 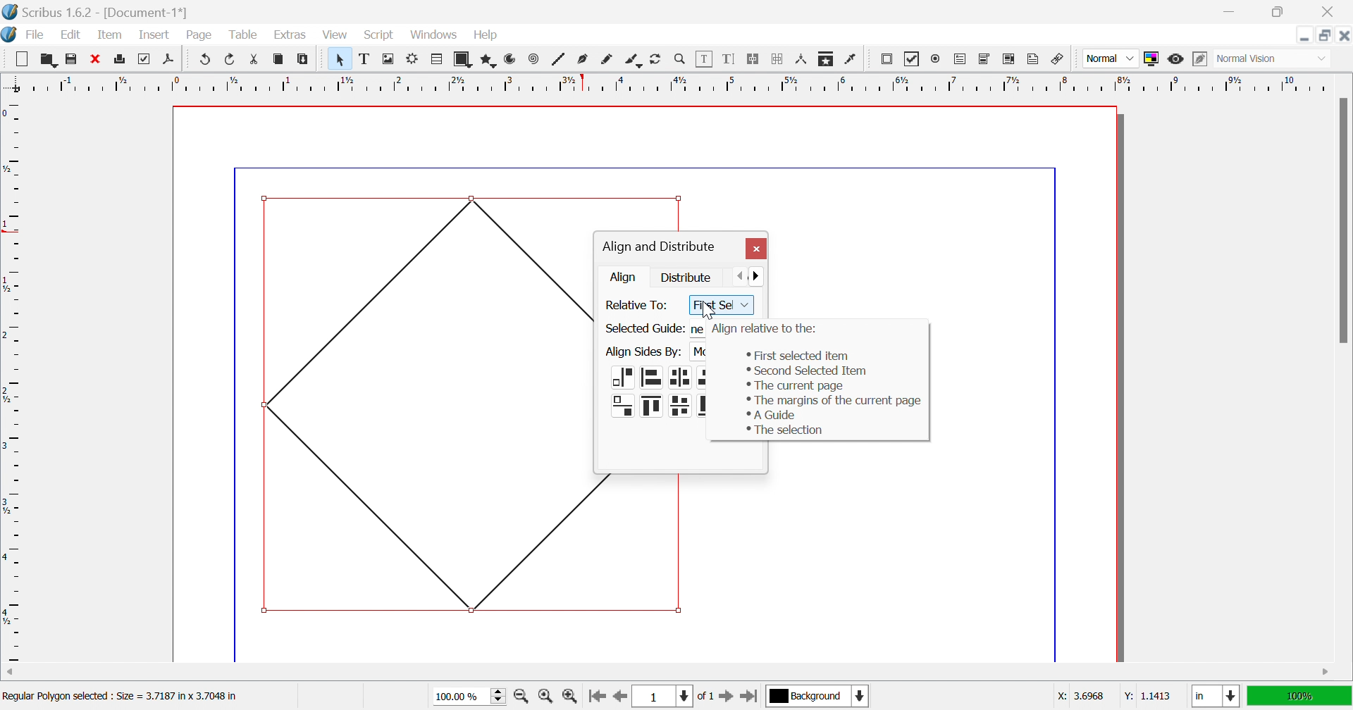 What do you see at coordinates (1297, 695) in the screenshot?
I see `100%` at bounding box center [1297, 695].